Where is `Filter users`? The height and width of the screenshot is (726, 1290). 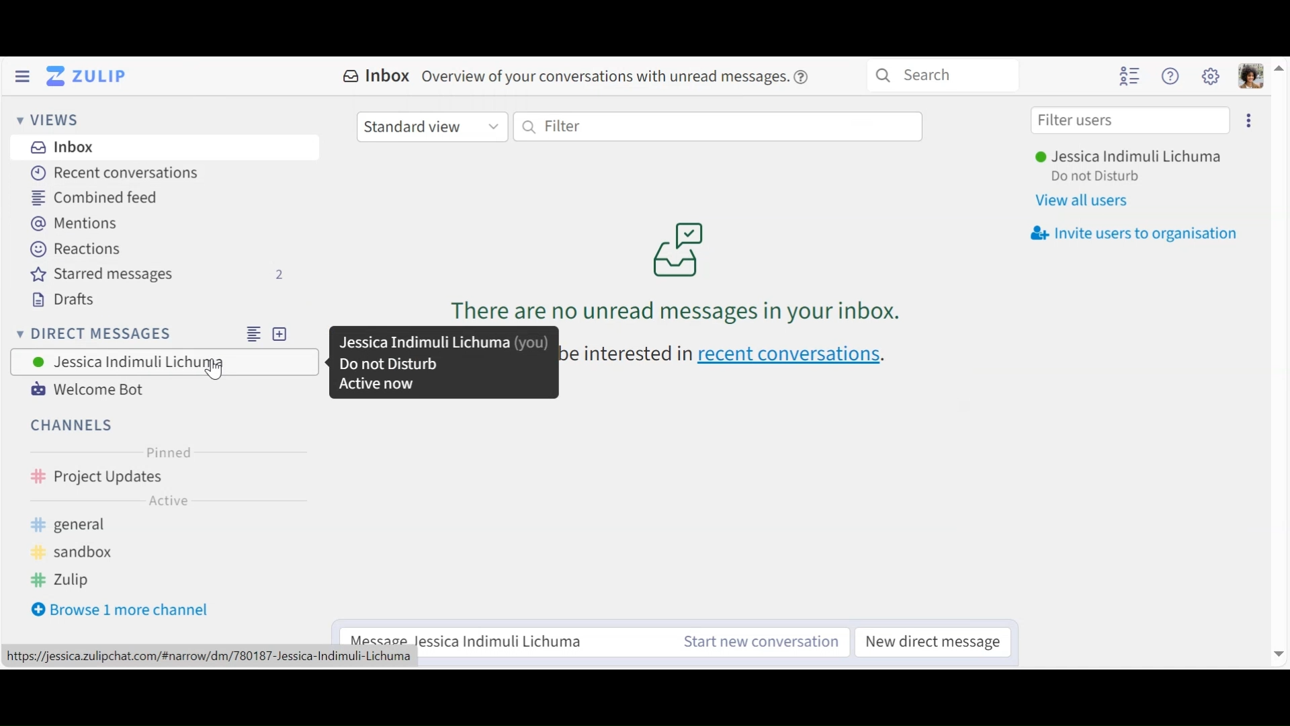 Filter users is located at coordinates (1129, 120).